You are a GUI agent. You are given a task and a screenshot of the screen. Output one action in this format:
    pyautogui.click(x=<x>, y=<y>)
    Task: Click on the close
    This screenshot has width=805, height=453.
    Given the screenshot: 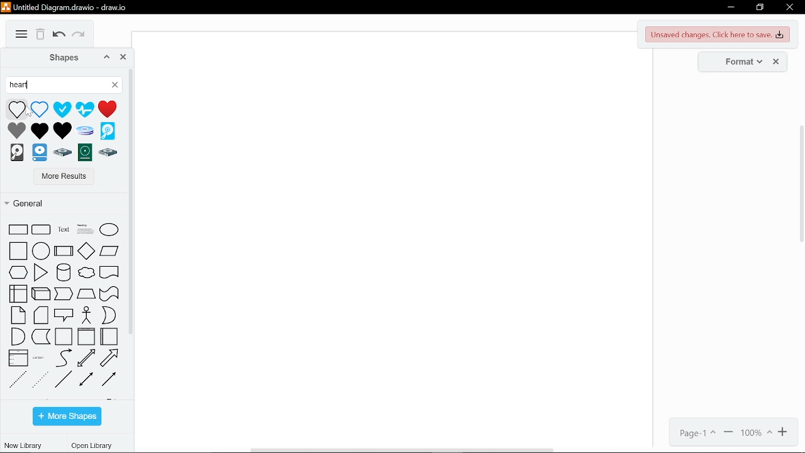 What is the action you would take?
    pyautogui.click(x=790, y=9)
    